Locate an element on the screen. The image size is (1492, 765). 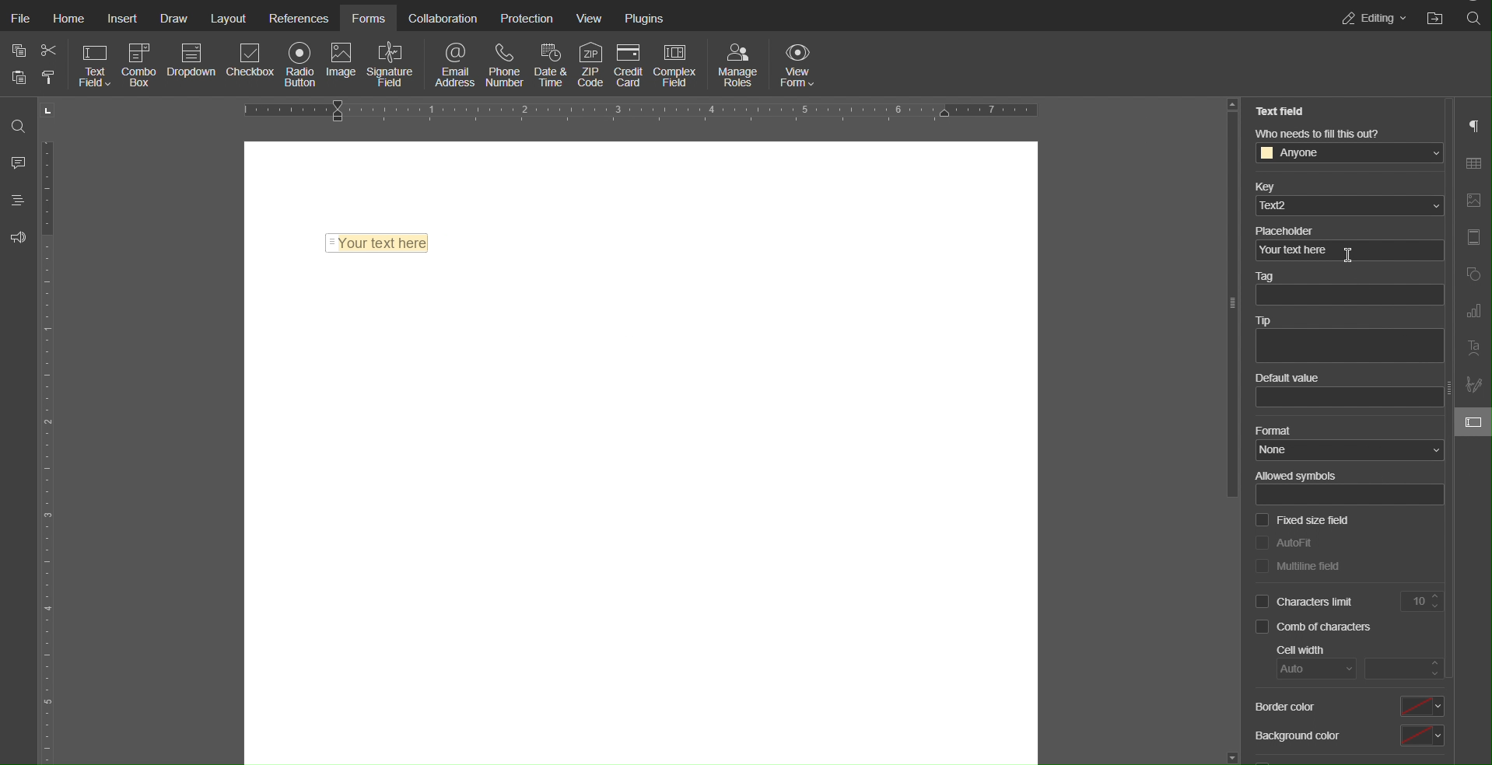
Comment is located at coordinates (19, 159).